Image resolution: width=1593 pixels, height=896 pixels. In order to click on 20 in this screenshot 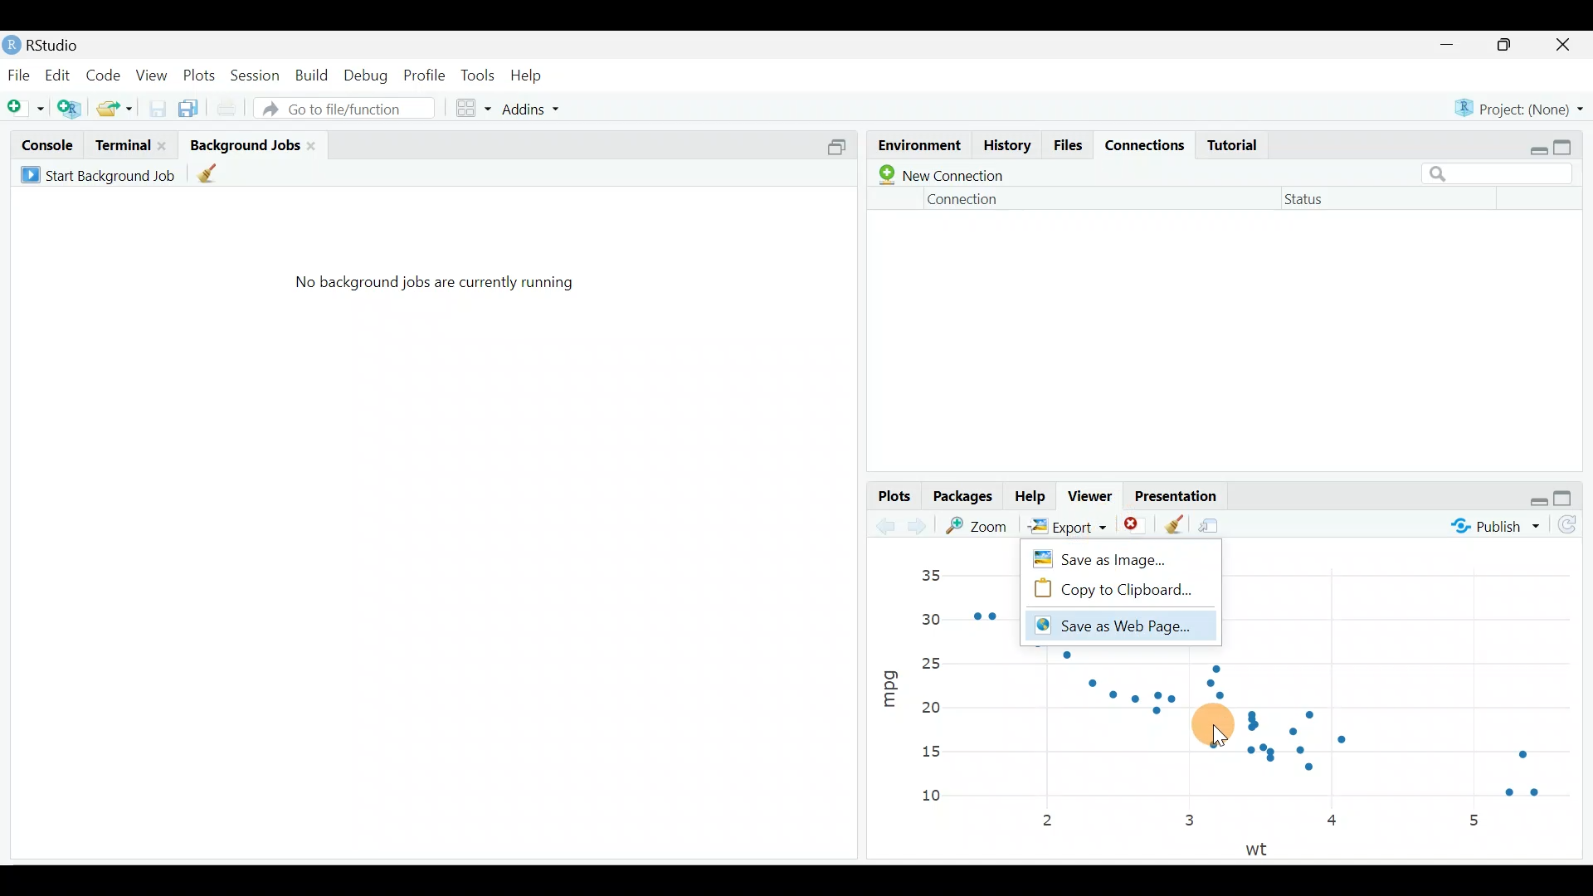, I will do `click(930, 707)`.